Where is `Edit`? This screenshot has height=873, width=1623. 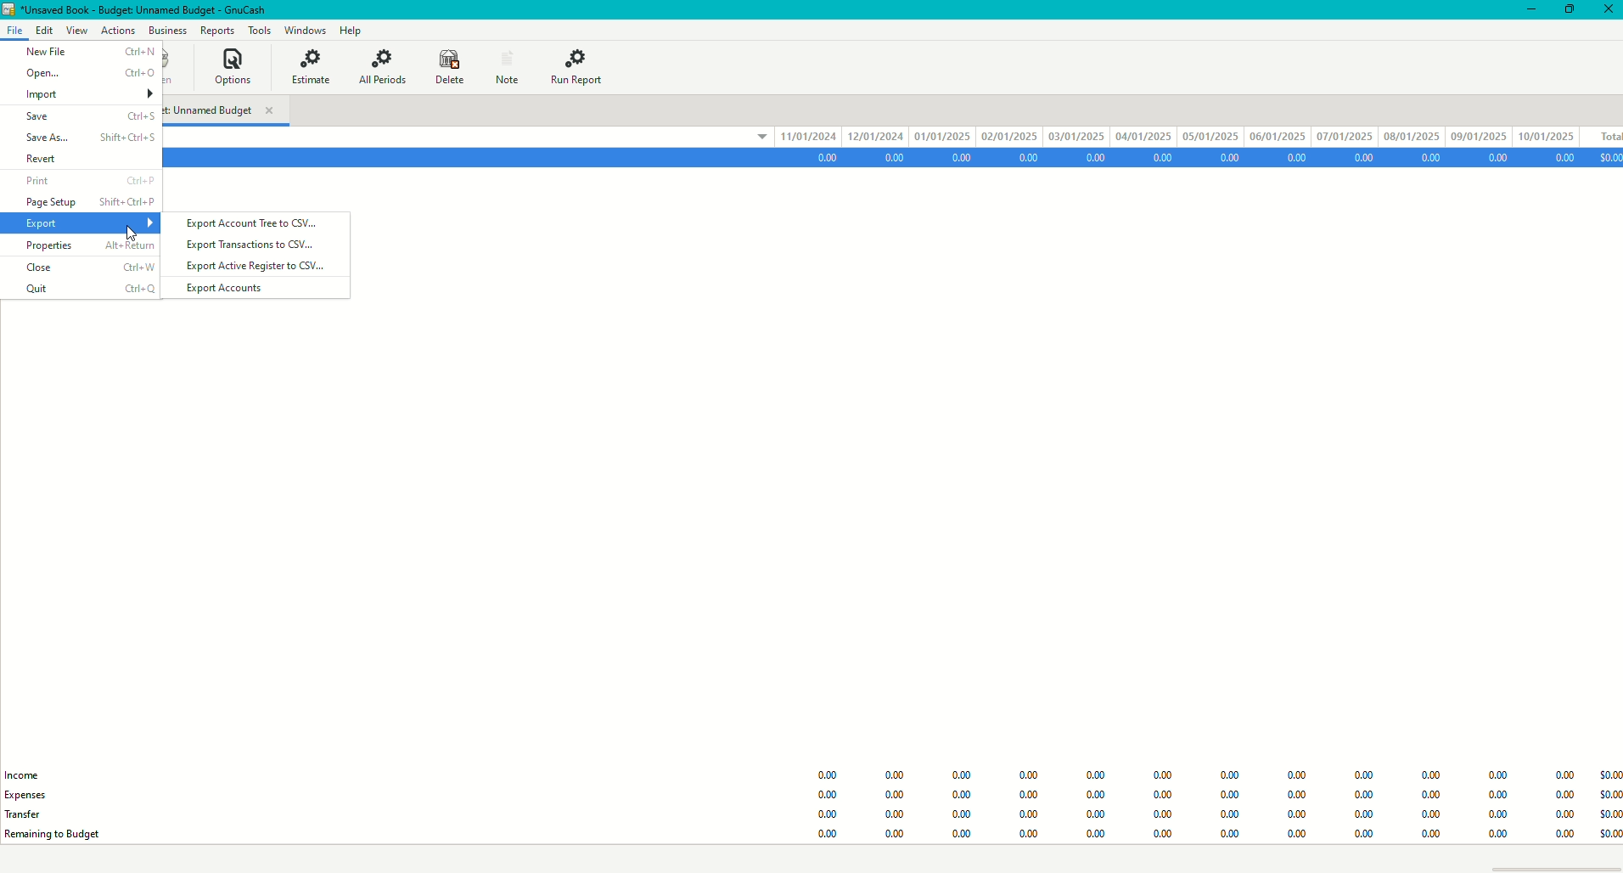 Edit is located at coordinates (44, 28).